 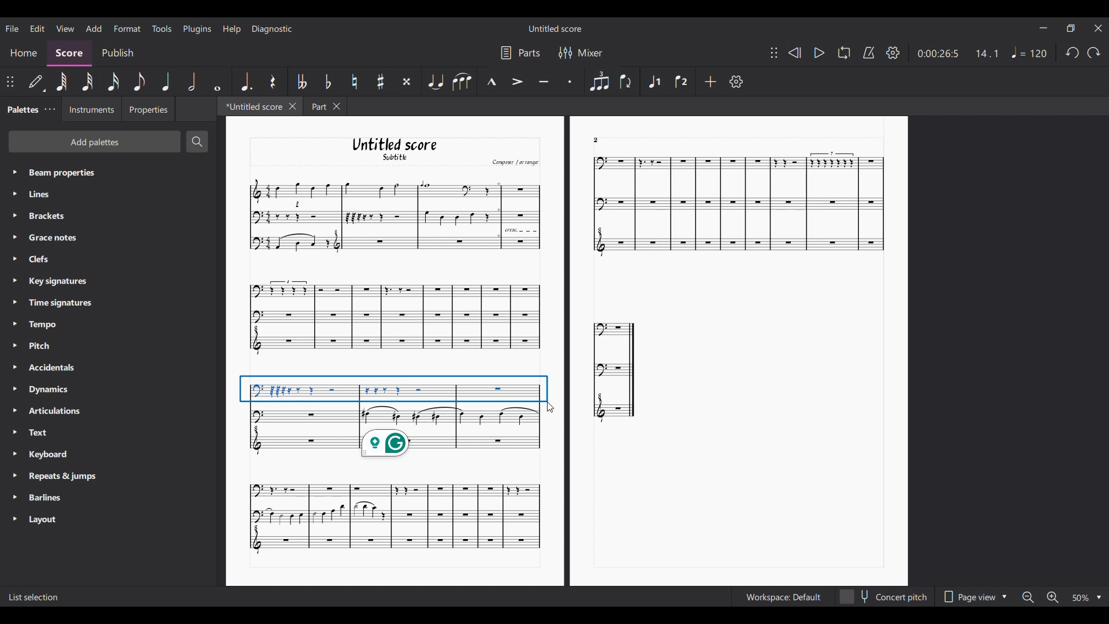 I want to click on Mixer settings, so click(x=582, y=53).